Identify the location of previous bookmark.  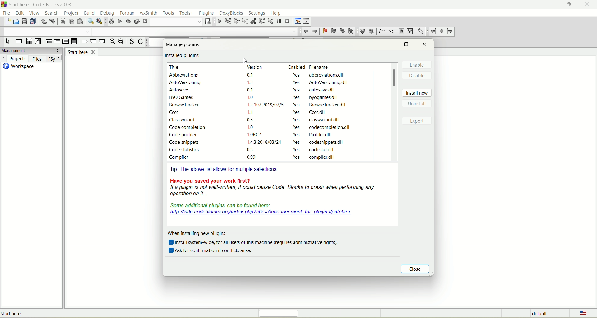
(334, 31).